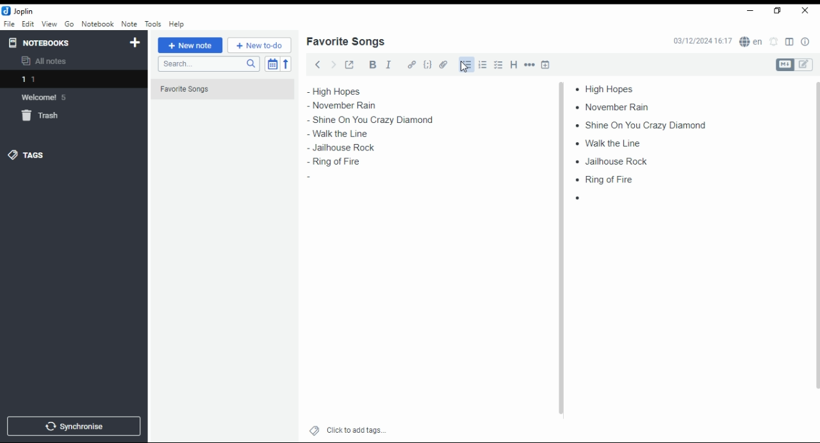 This screenshot has height=443, width=820. What do you see at coordinates (336, 163) in the screenshot?
I see `ring of fire` at bounding box center [336, 163].